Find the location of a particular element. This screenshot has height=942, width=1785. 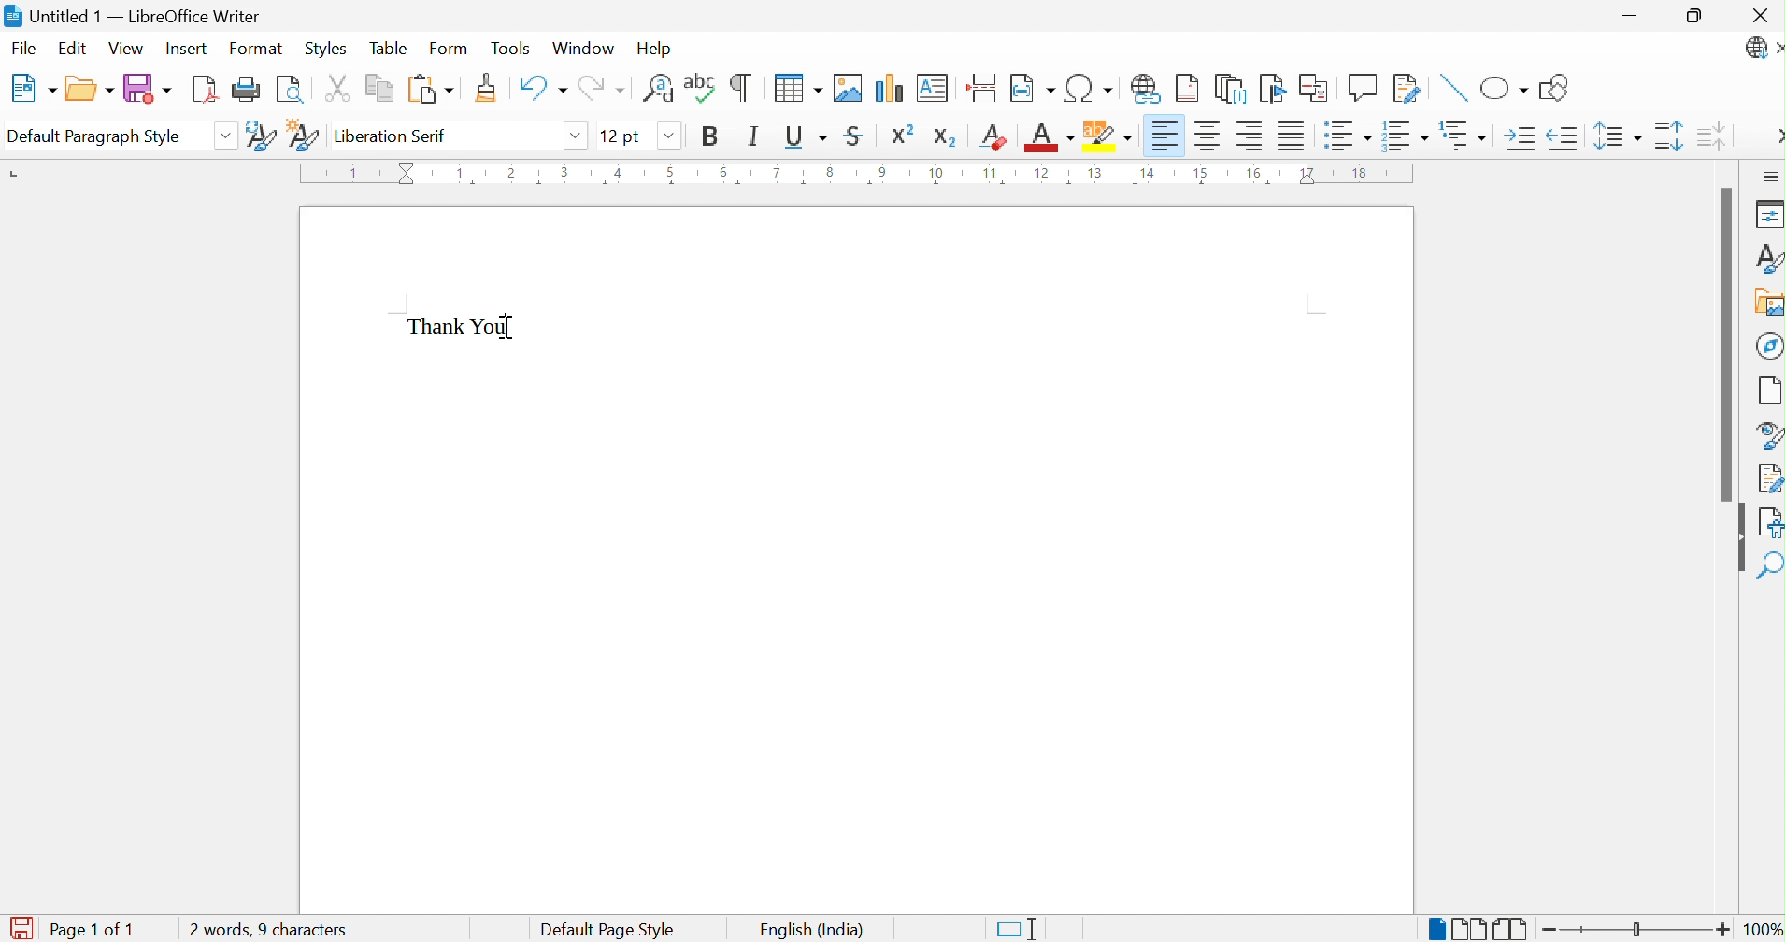

Ibeam Cursor is located at coordinates (513, 327).